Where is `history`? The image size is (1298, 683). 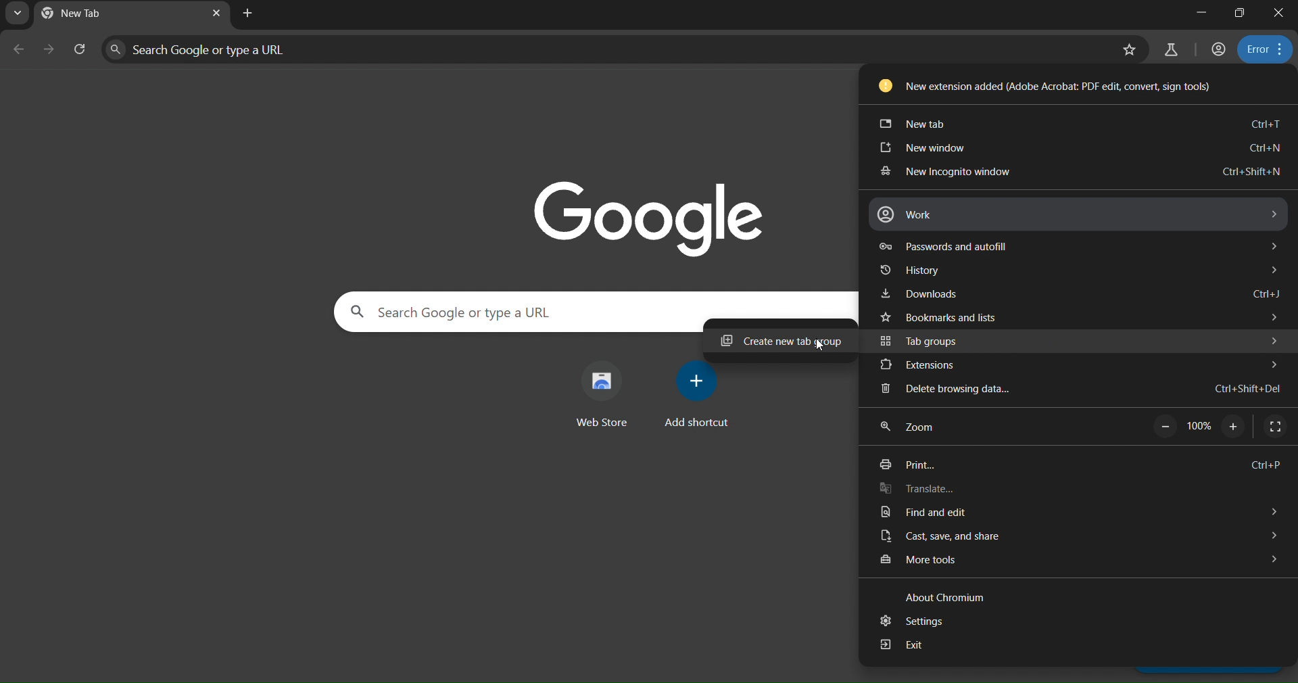
history is located at coordinates (1080, 268).